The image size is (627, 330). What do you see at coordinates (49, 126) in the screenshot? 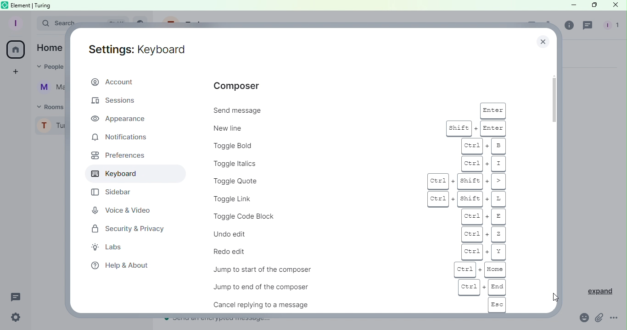
I see `Profile` at bounding box center [49, 126].